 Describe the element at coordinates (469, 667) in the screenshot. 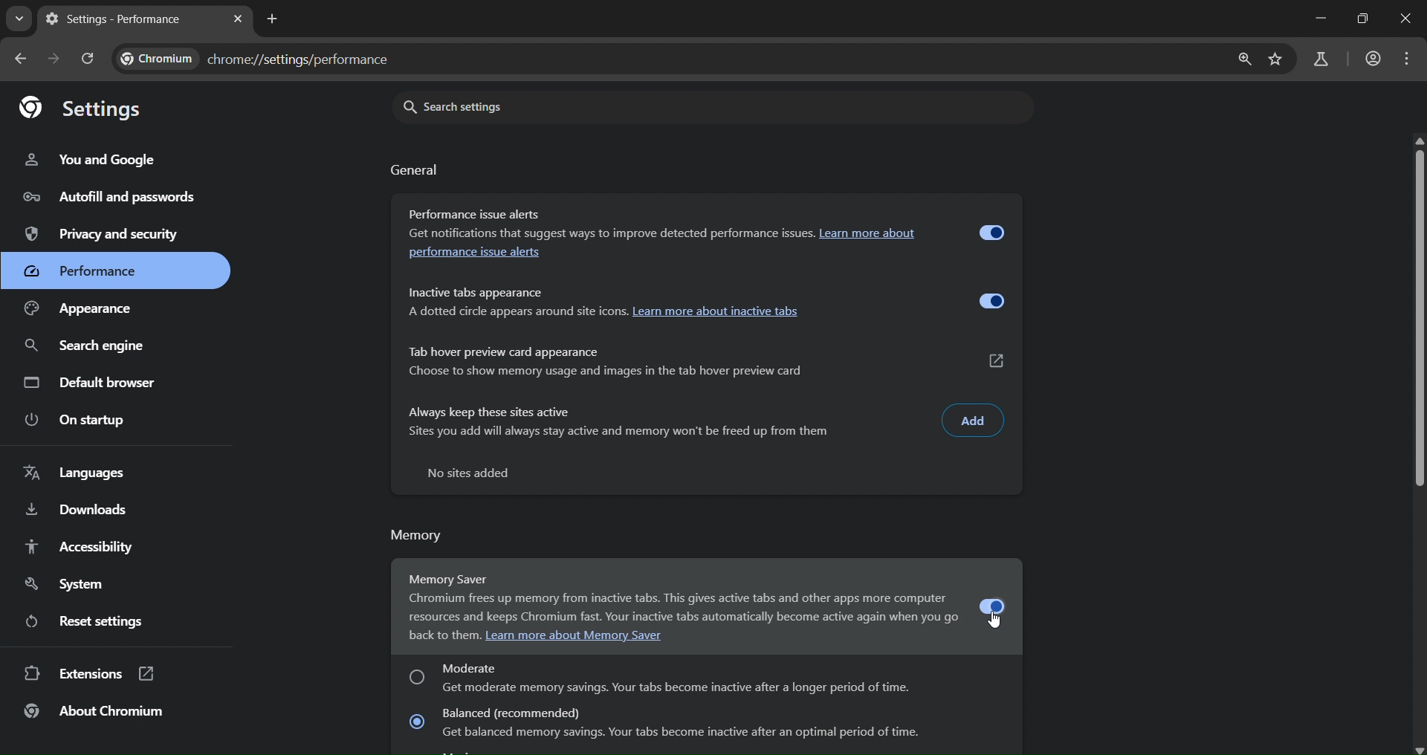

I see `moderate` at that location.